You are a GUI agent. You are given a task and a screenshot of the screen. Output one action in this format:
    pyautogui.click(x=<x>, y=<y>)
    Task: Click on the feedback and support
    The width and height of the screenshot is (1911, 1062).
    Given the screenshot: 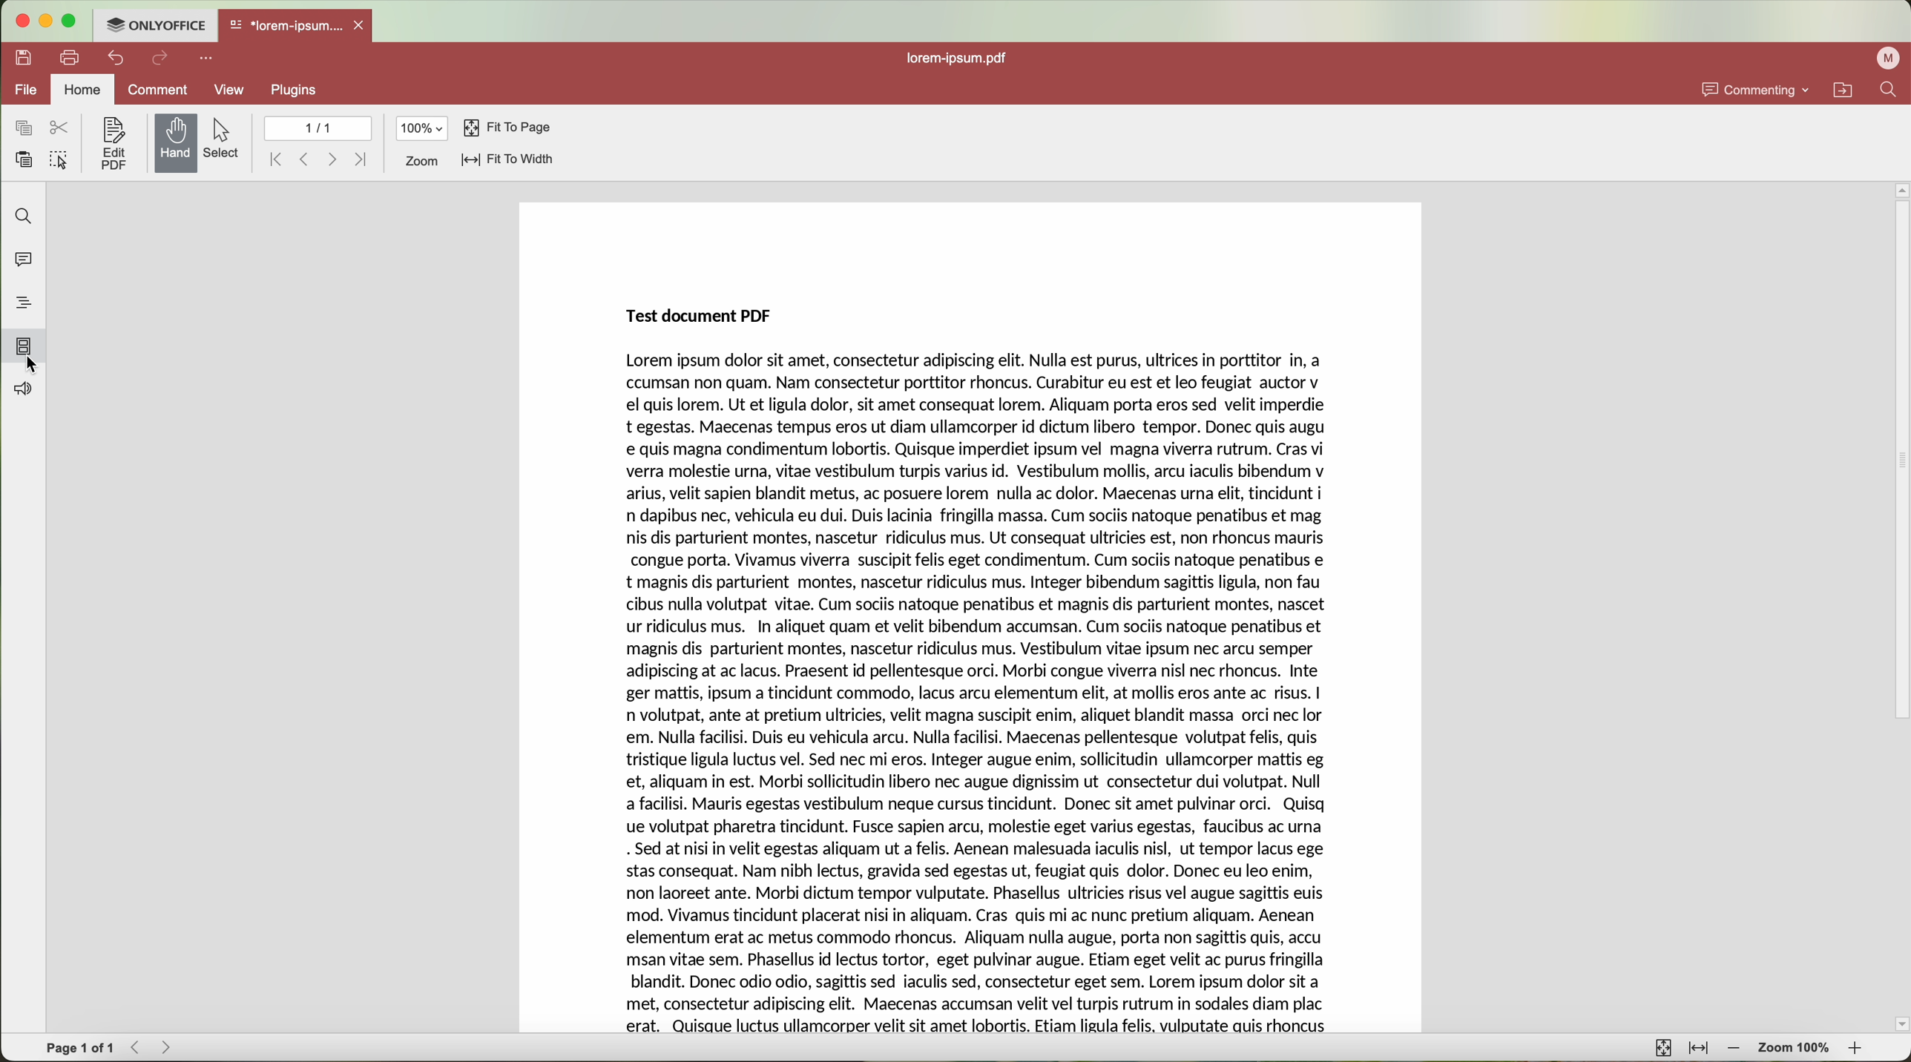 What is the action you would take?
    pyautogui.click(x=19, y=390)
    